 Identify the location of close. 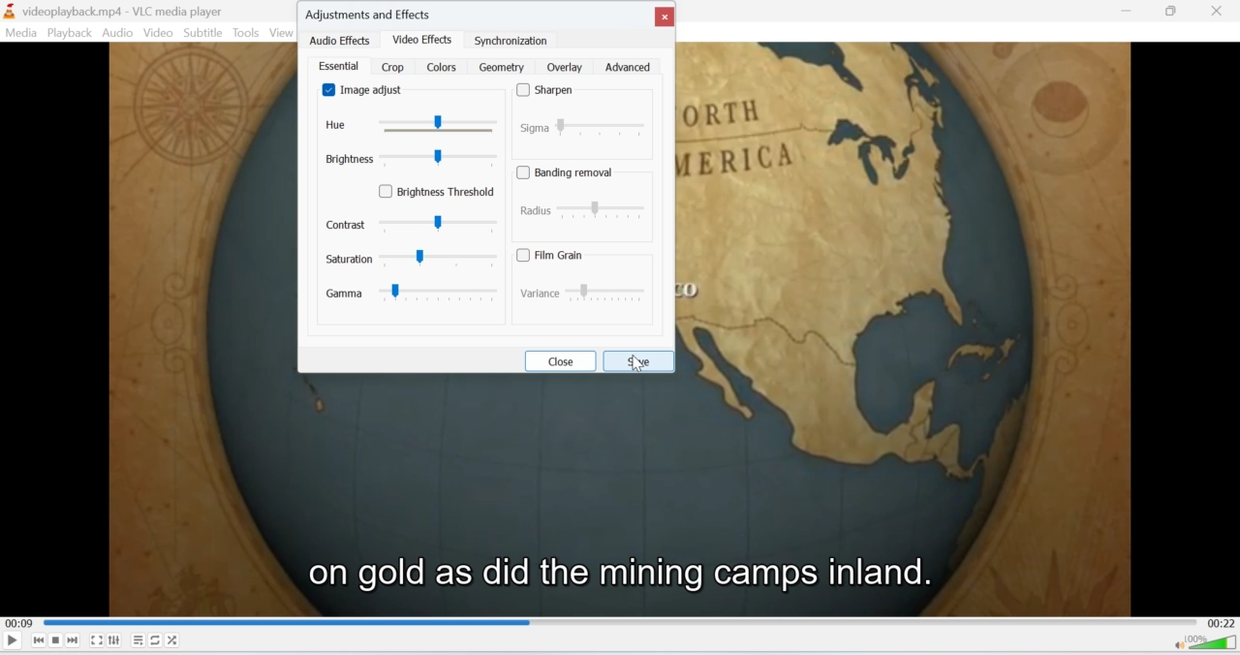
(560, 359).